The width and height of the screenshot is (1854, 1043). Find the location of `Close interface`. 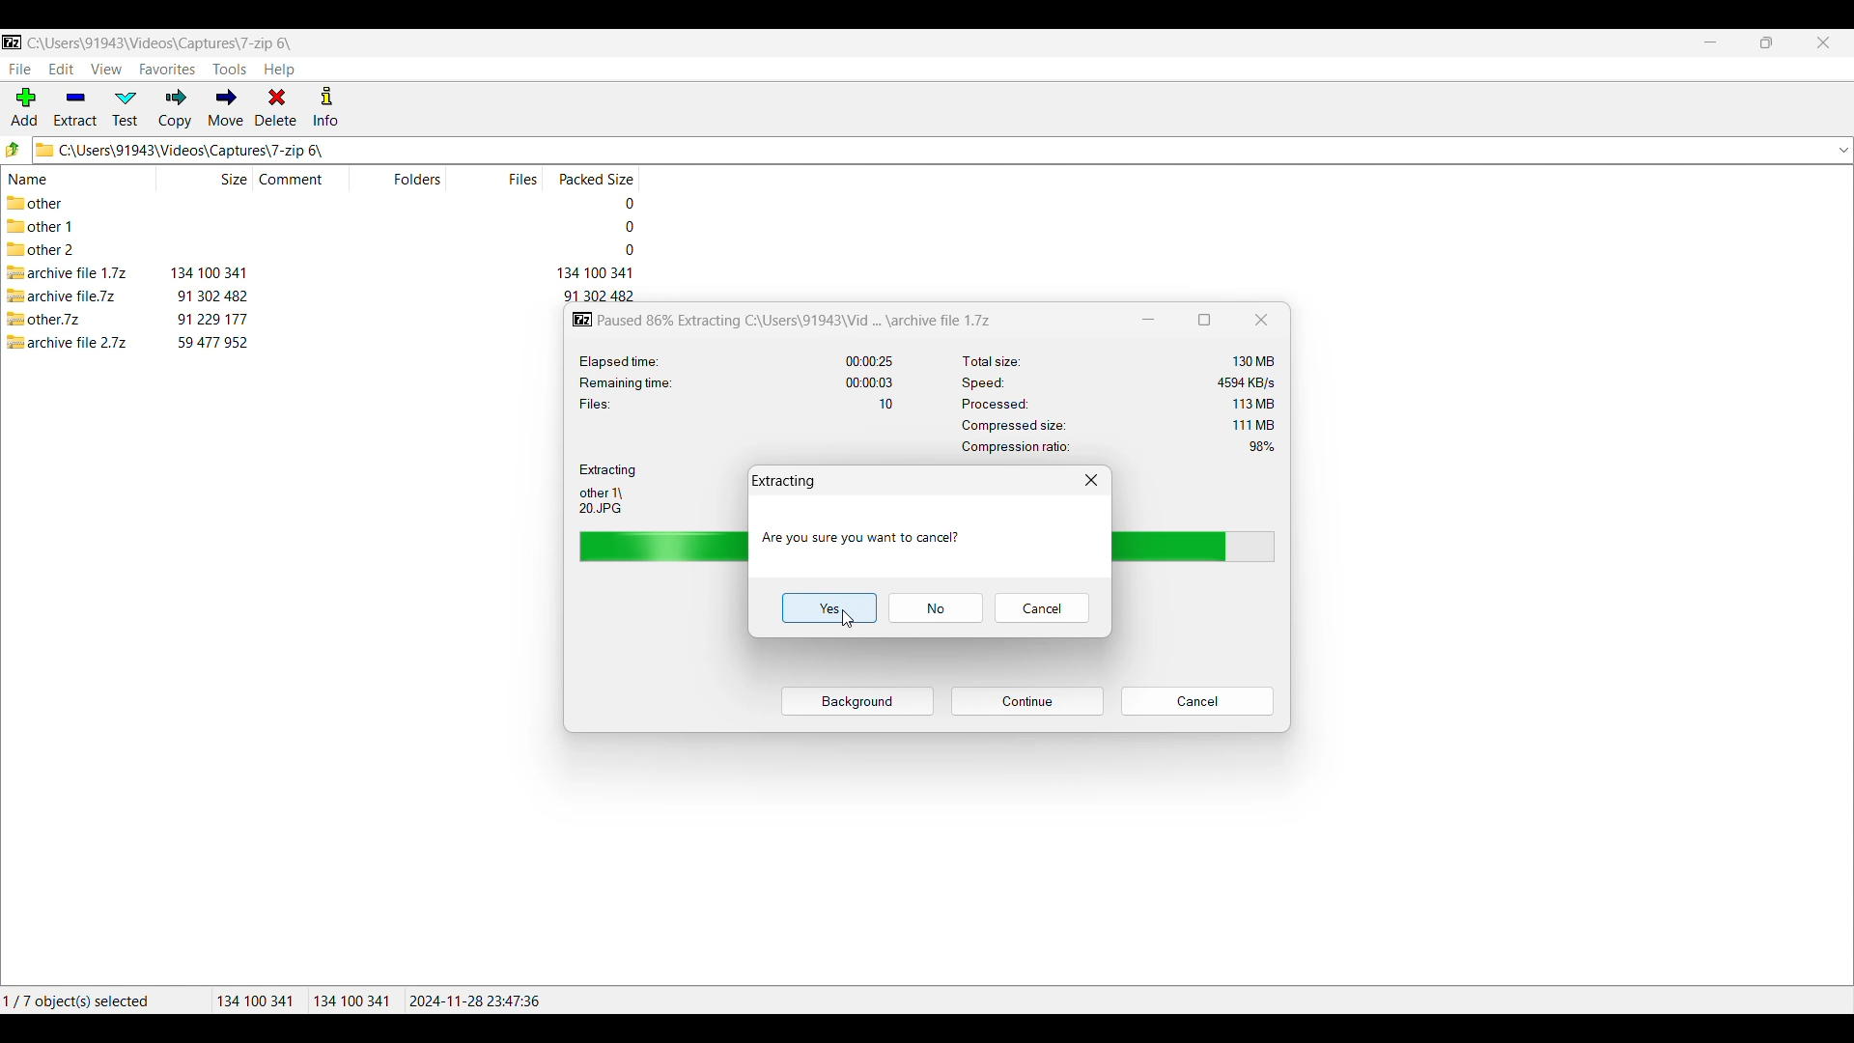

Close interface is located at coordinates (1824, 42).